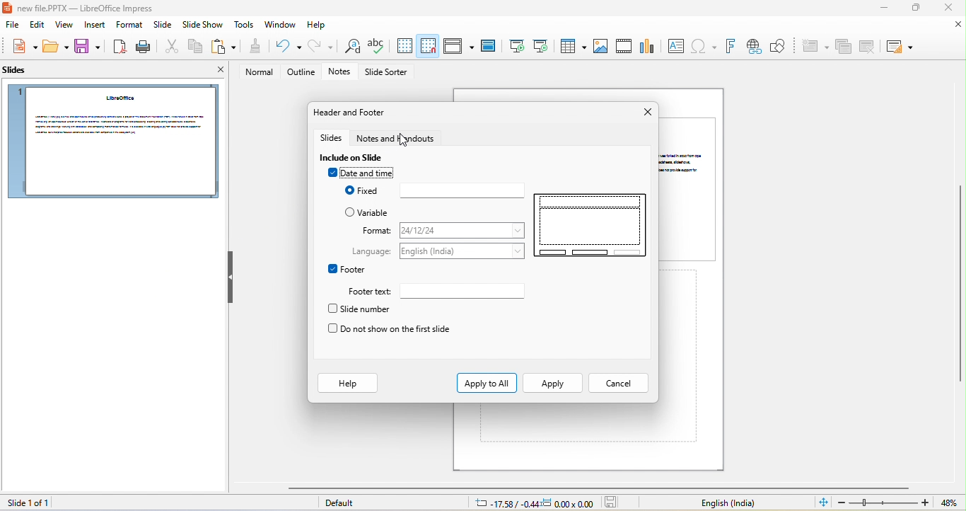 The image size is (966, 511). What do you see at coordinates (301, 72) in the screenshot?
I see `outline` at bounding box center [301, 72].